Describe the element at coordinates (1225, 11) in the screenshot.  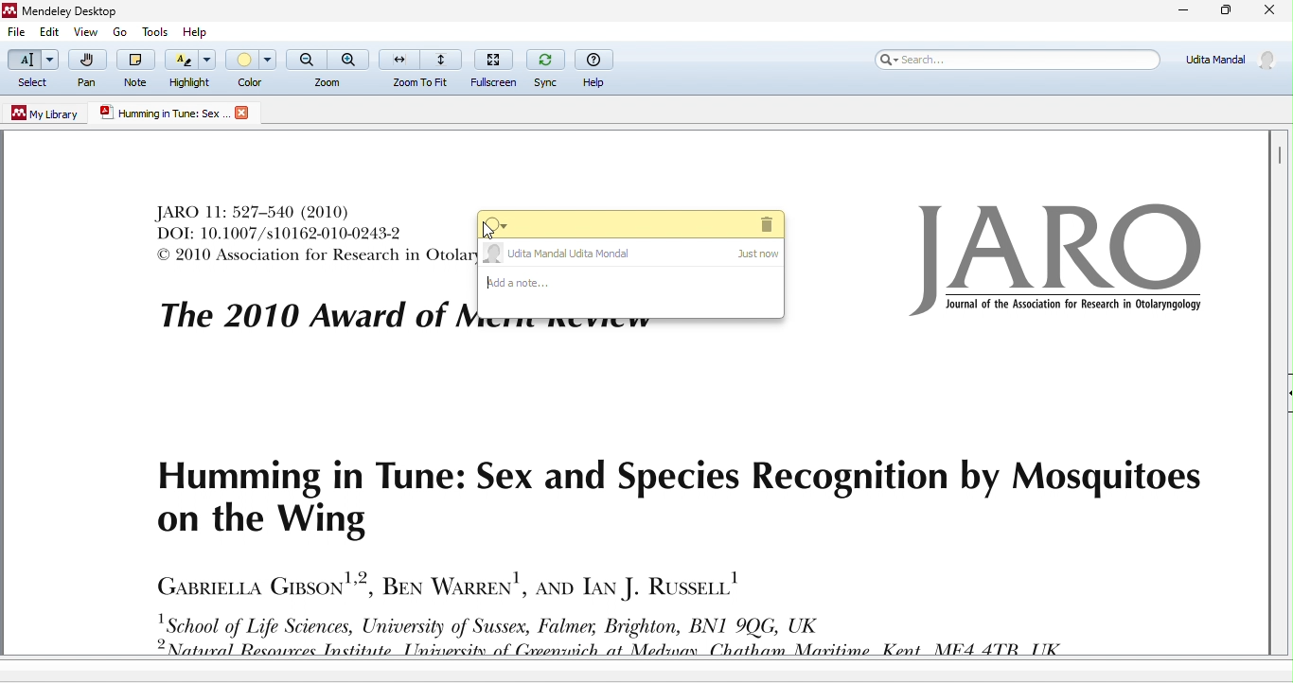
I see `maximize` at that location.